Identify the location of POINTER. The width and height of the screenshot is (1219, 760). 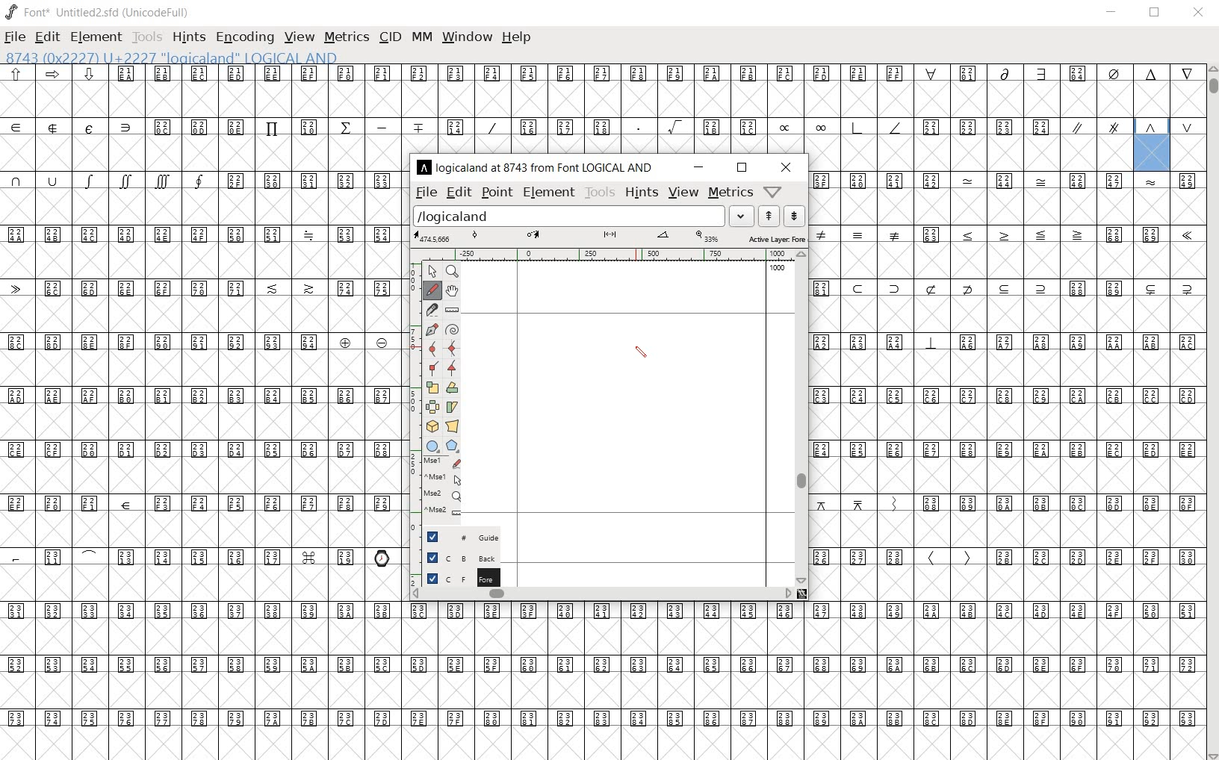
(433, 272).